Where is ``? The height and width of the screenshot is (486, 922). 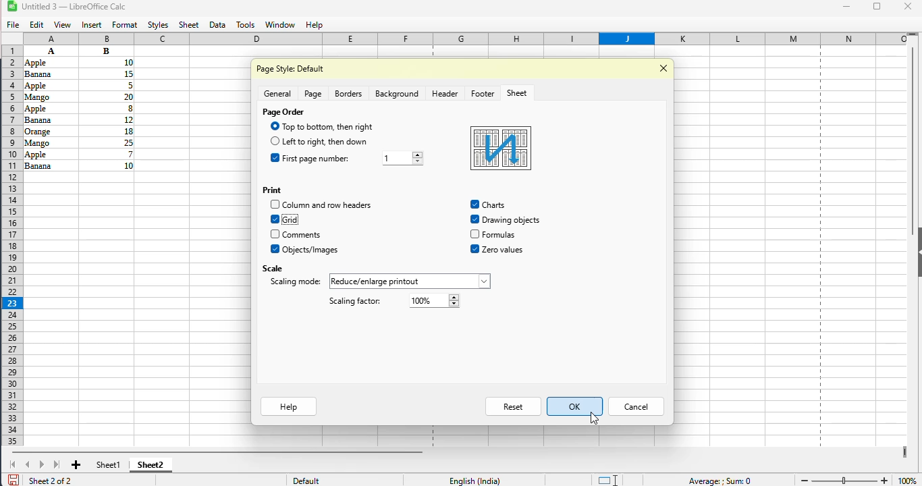  is located at coordinates (274, 158).